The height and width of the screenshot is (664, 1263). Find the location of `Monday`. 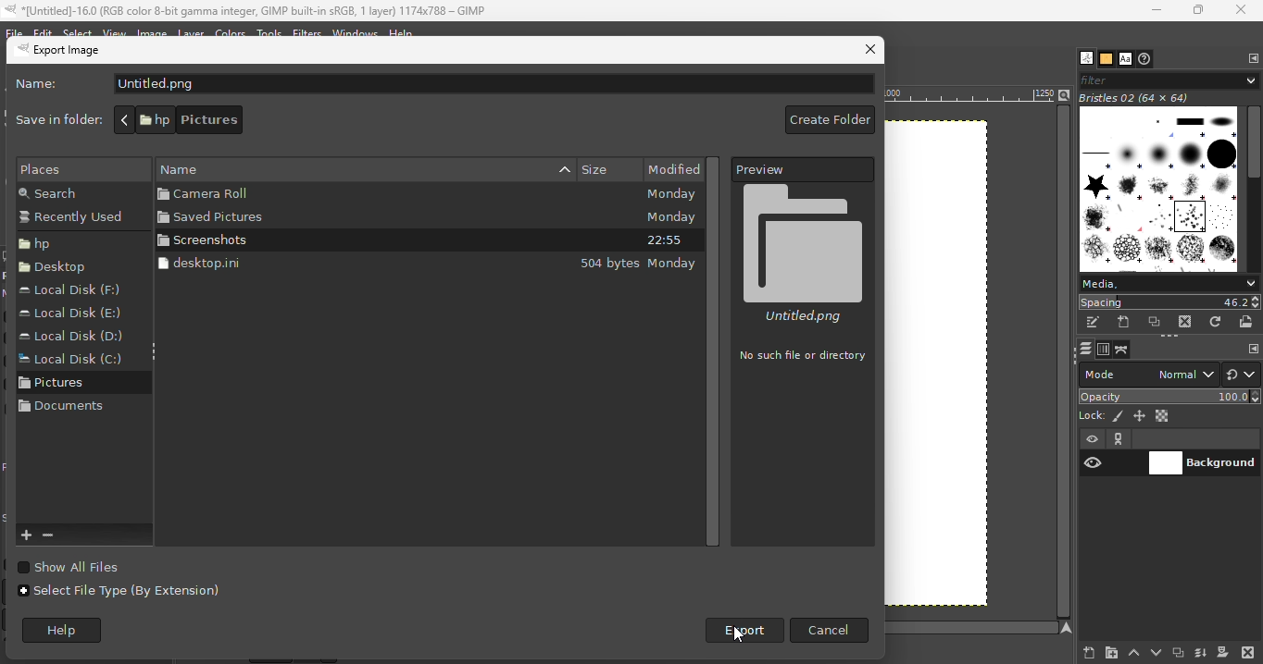

Monday is located at coordinates (670, 217).